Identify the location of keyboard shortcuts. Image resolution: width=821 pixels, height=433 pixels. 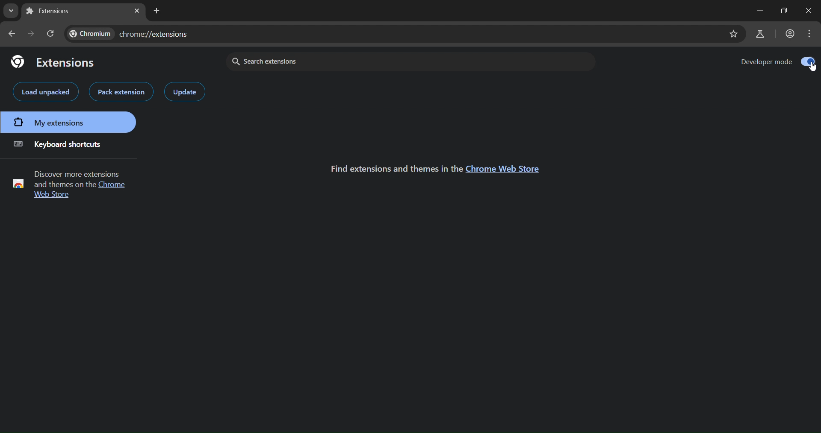
(61, 143).